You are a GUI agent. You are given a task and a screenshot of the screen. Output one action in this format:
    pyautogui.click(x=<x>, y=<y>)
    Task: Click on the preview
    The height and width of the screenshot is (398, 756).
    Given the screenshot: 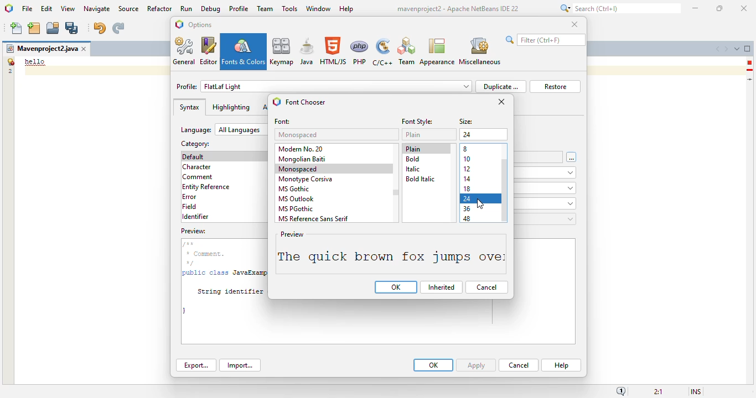 What is the action you would take?
    pyautogui.click(x=377, y=323)
    